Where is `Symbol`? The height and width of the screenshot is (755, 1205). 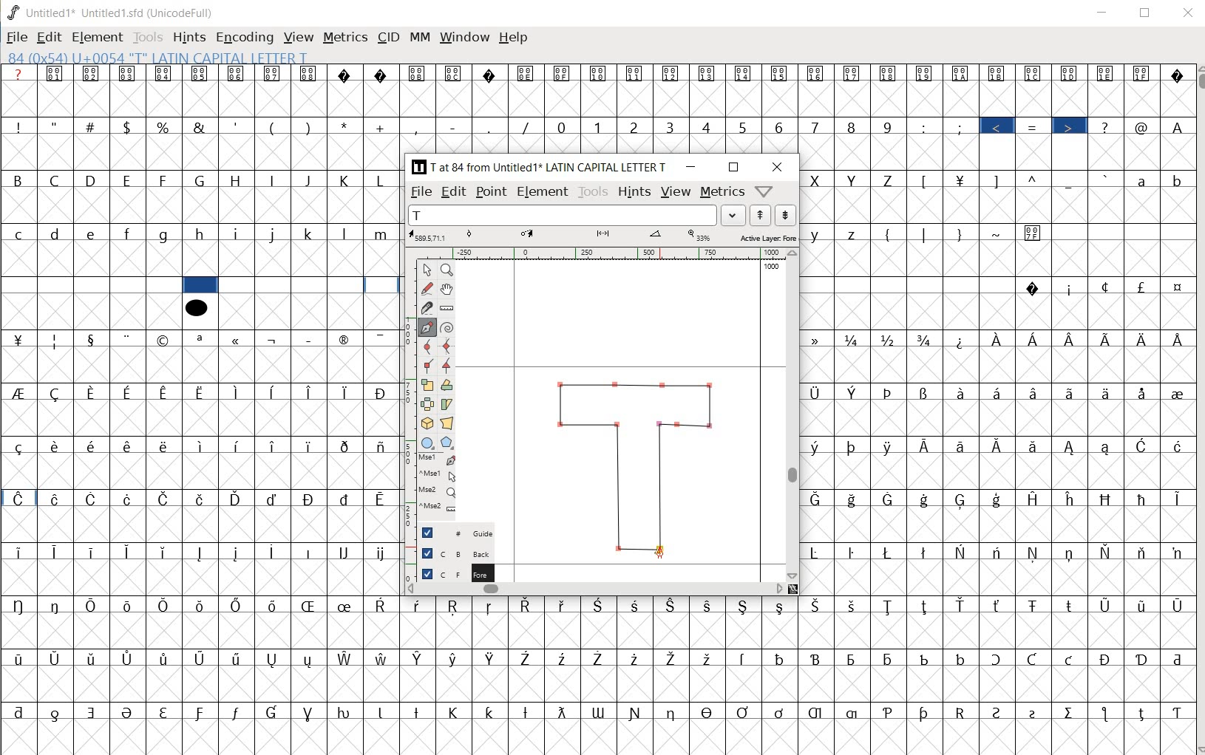 Symbol is located at coordinates (600, 712).